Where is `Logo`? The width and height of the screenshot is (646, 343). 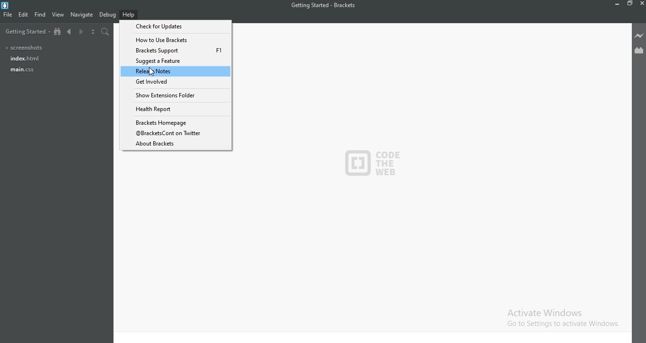
Logo is located at coordinates (7, 6).